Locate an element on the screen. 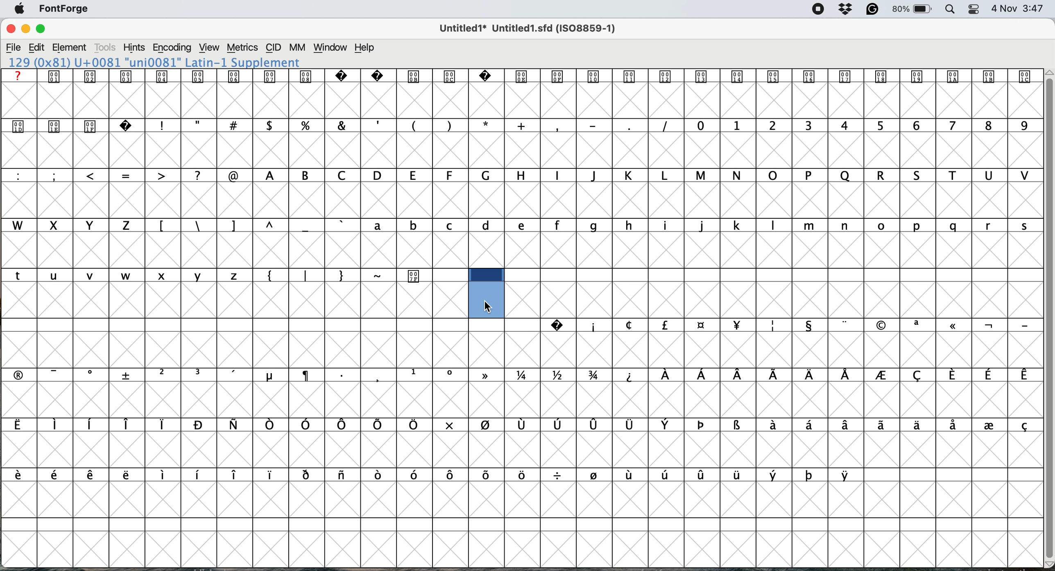 The image size is (1055, 571). FontForge is located at coordinates (64, 11).